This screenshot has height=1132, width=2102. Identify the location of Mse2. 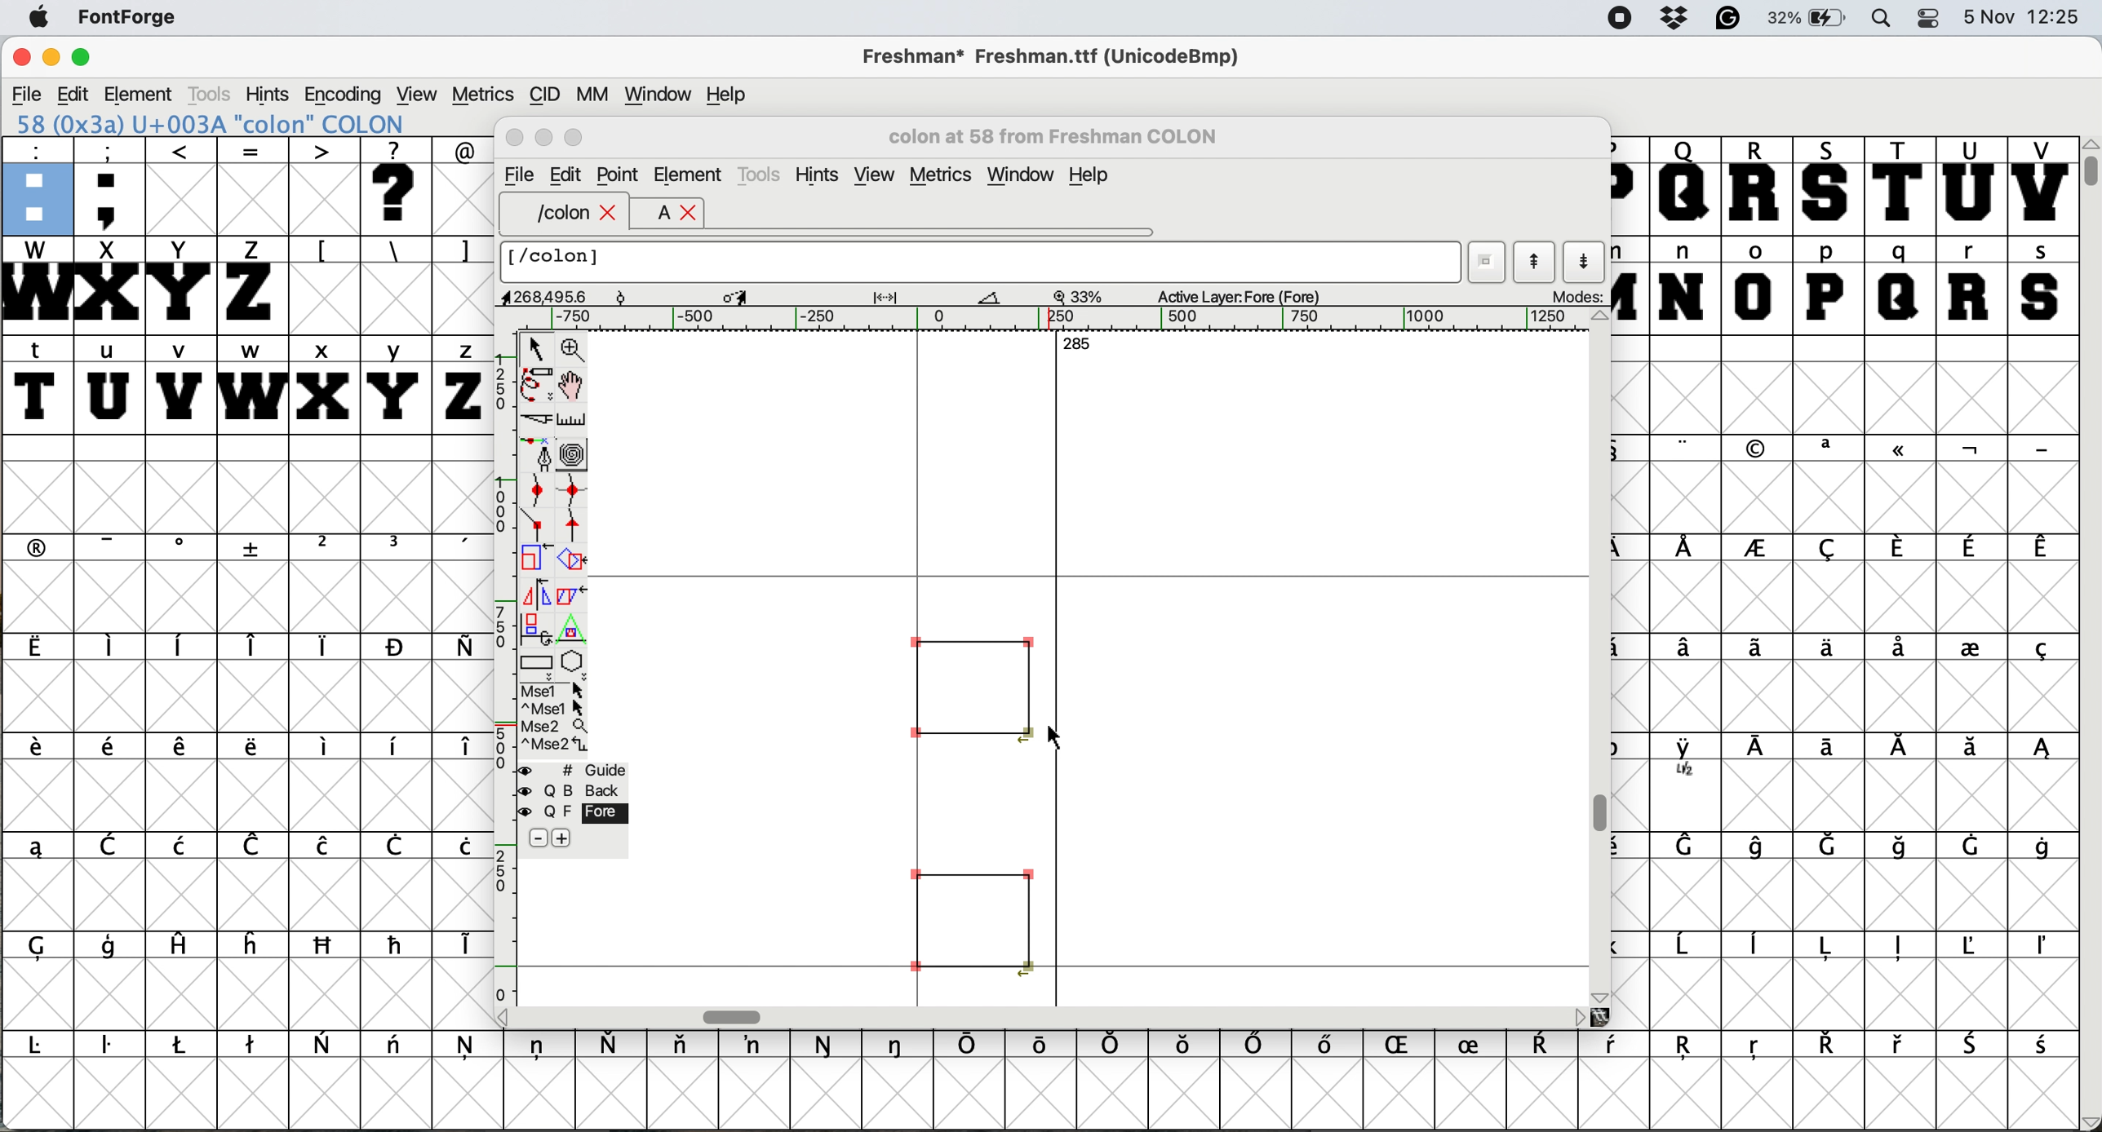
(554, 723).